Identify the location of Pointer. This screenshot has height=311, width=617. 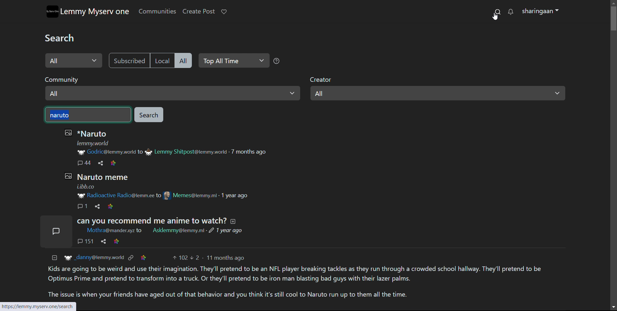
(495, 18).